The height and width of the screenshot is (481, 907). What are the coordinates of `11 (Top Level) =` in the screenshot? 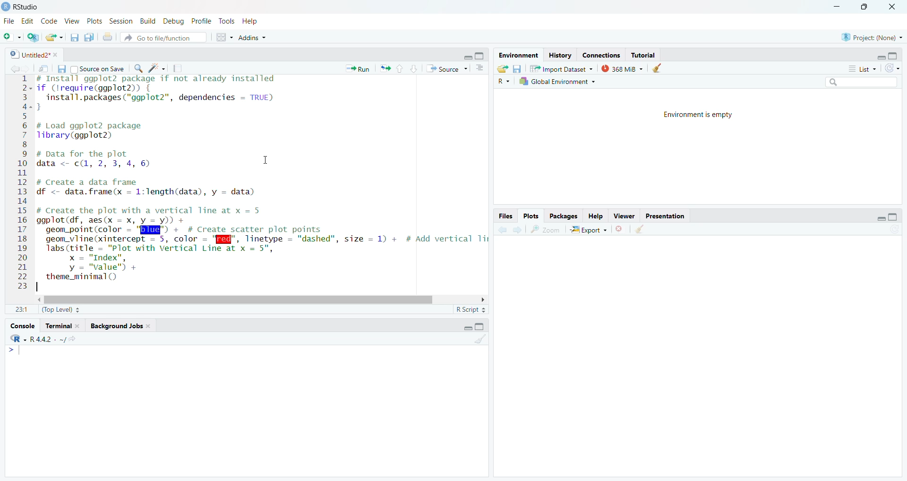 It's located at (48, 308).